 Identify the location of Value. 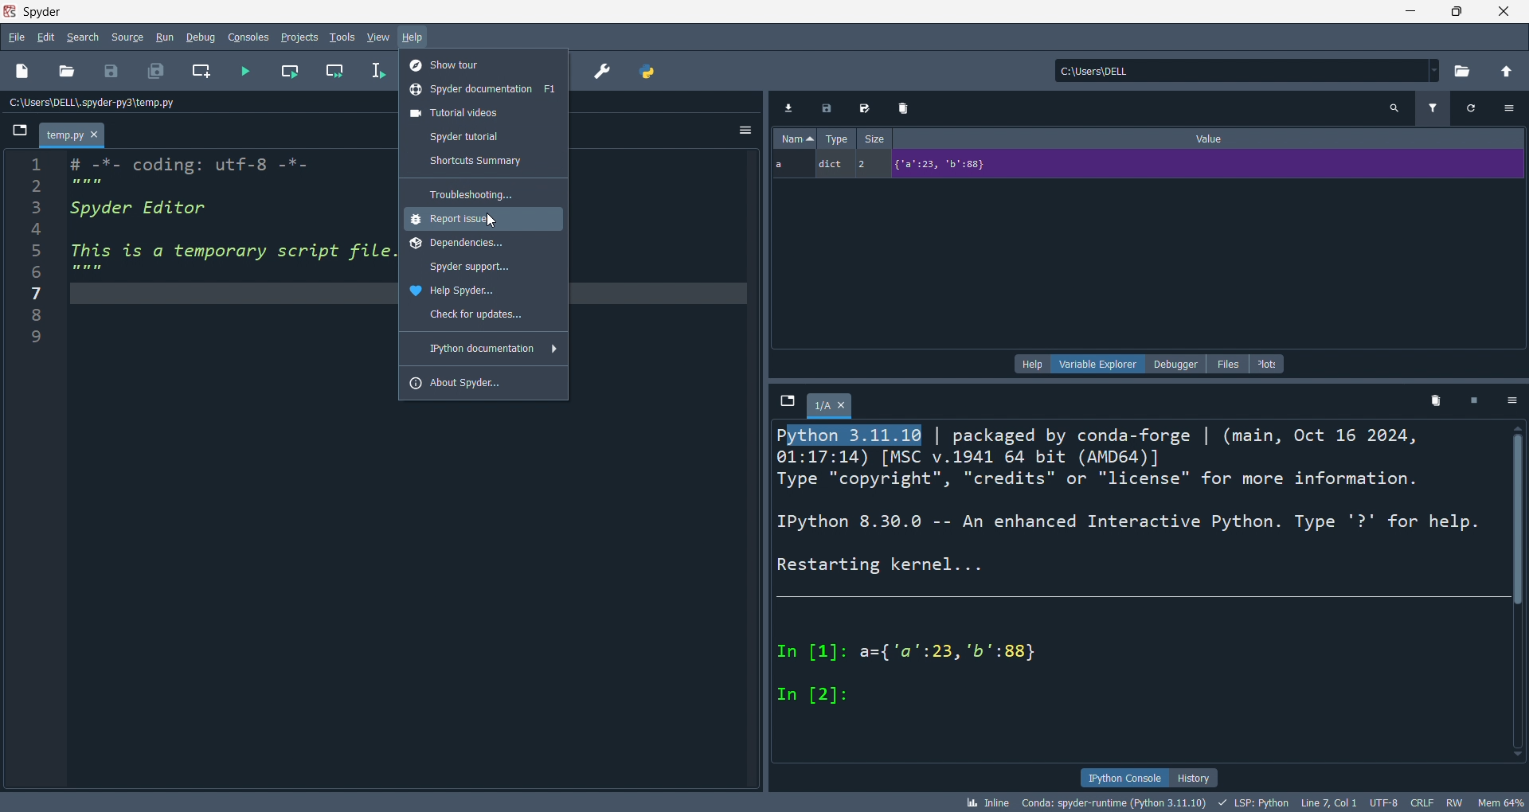
(1209, 139).